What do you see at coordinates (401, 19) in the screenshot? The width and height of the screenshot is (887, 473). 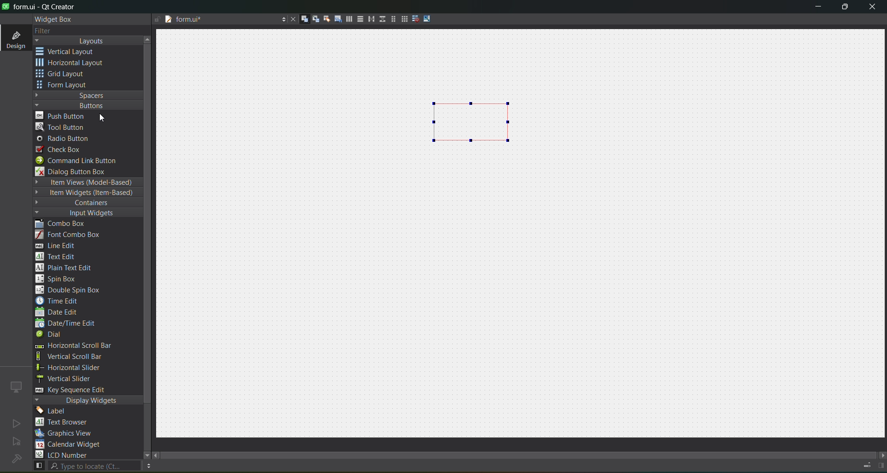 I see `layout in a grid` at bounding box center [401, 19].